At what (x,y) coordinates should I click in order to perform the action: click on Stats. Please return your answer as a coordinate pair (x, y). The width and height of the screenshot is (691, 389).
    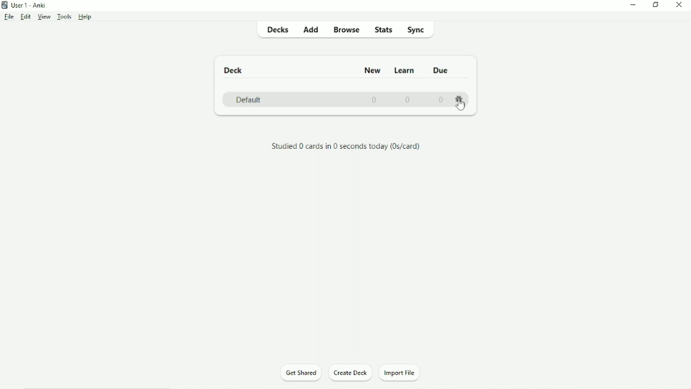
    Looking at the image, I should click on (384, 29).